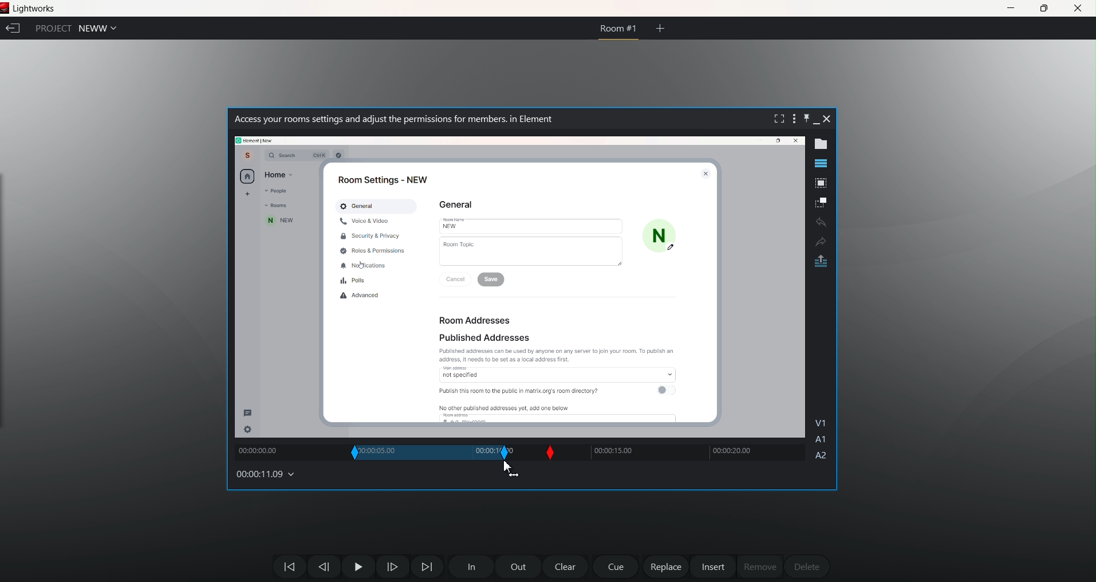 The width and height of the screenshot is (1096, 582). I want to click on show timeline, so click(819, 163).